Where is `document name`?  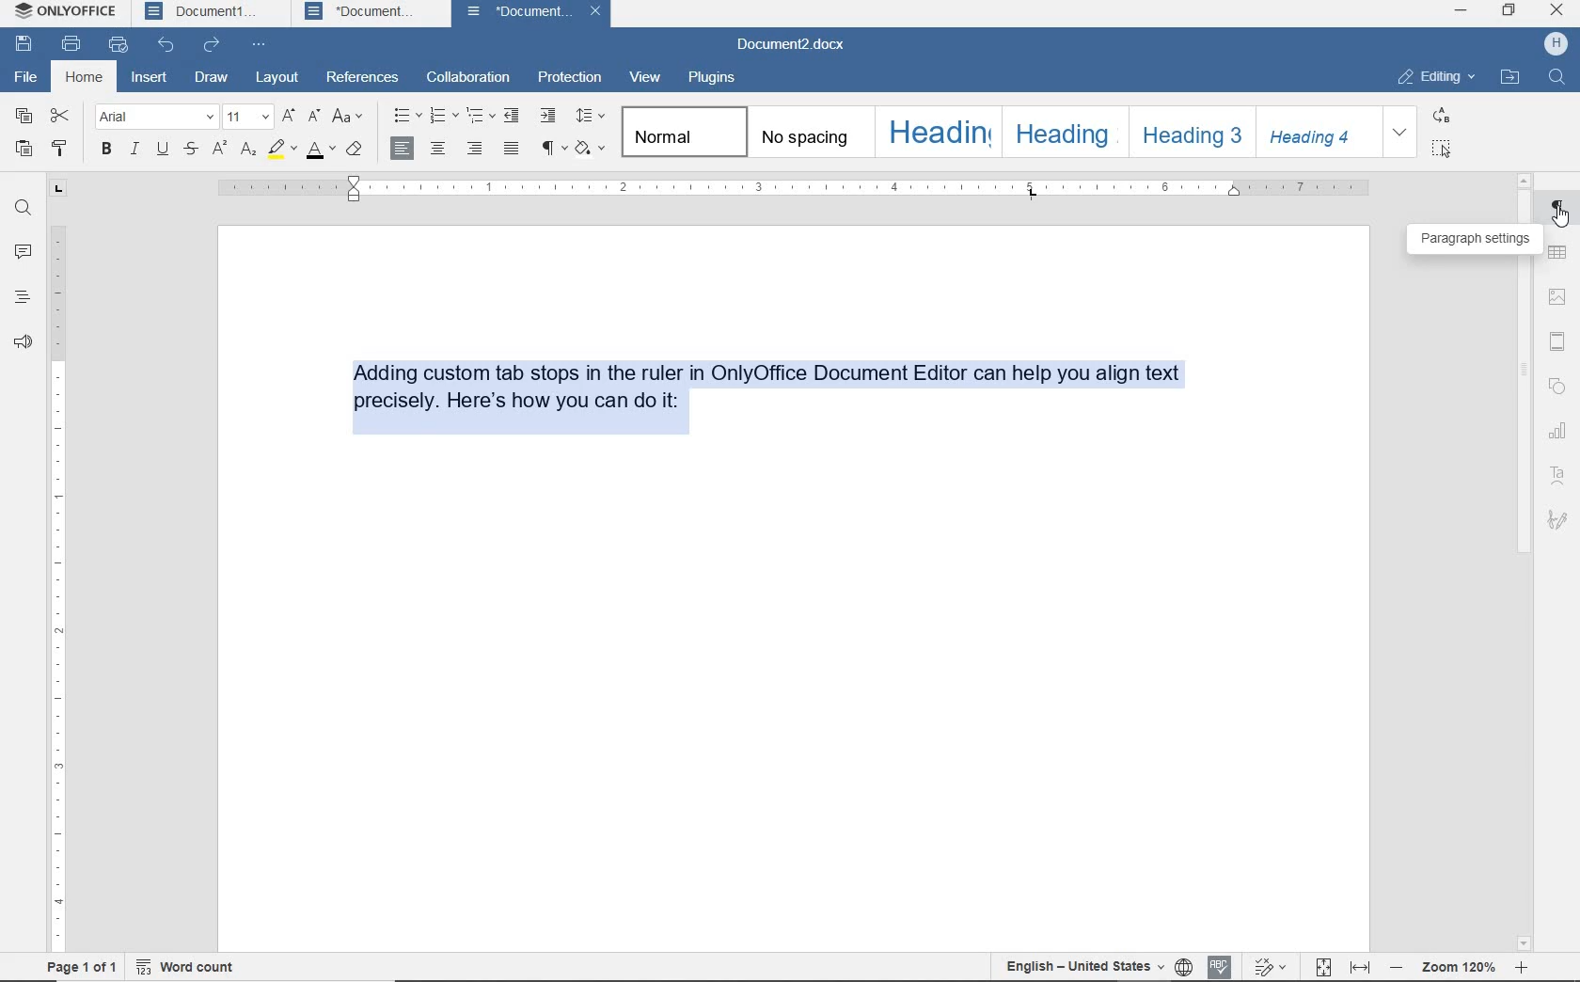 document name is located at coordinates (797, 45).